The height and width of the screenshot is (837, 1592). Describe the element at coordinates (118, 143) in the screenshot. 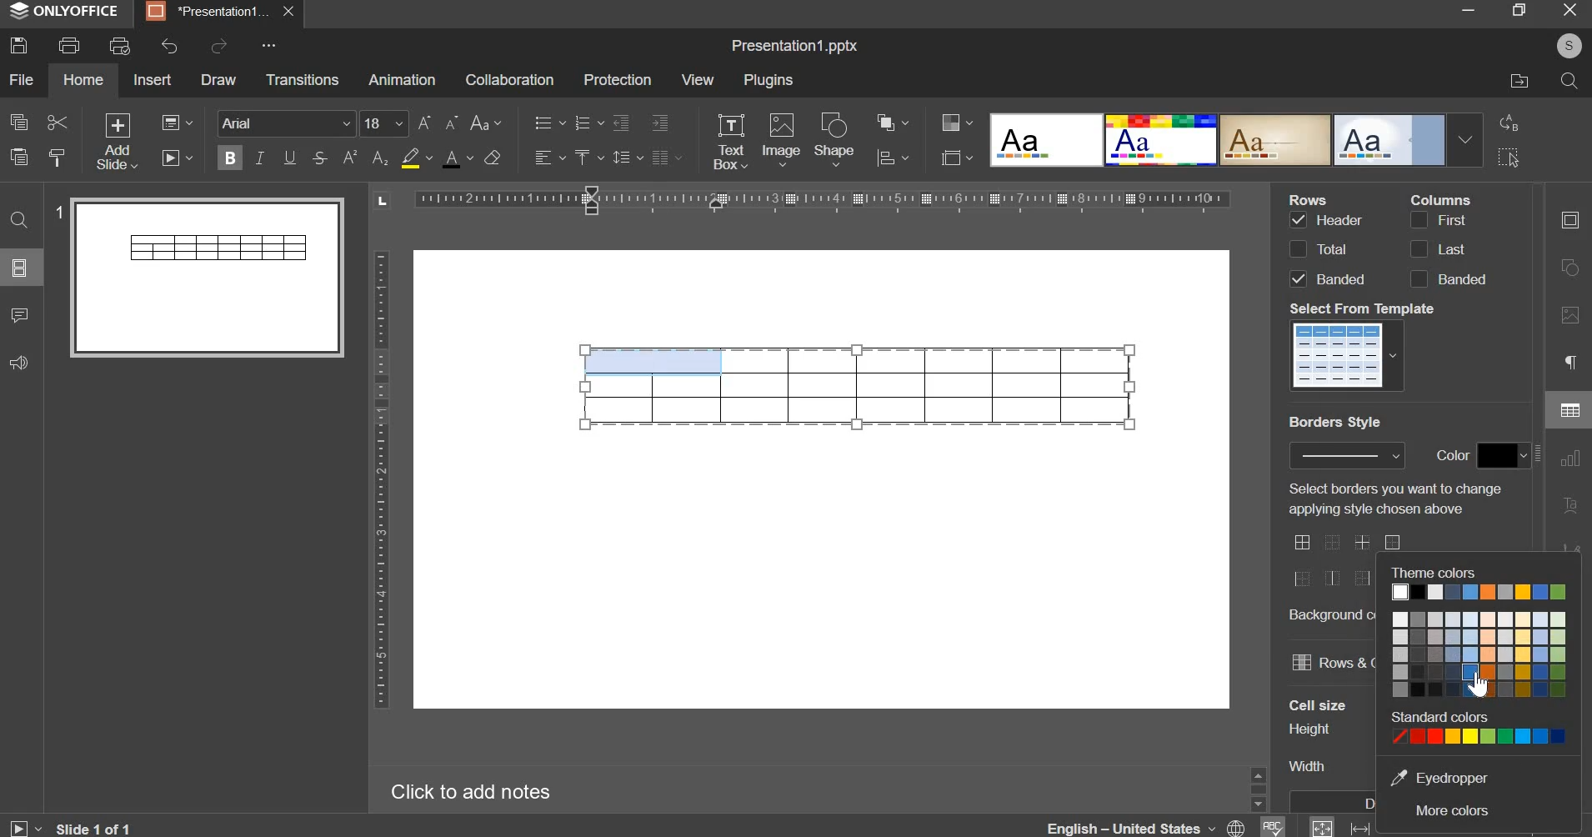

I see `add slide` at that location.